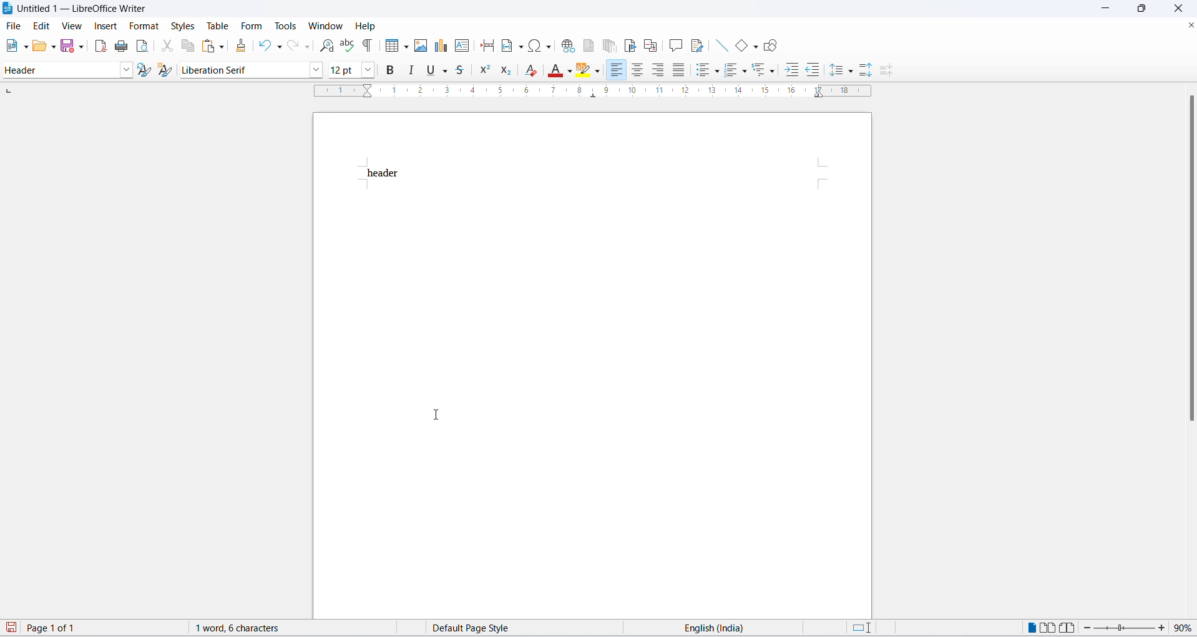 Image resolution: width=1197 pixels, height=637 pixels. Describe the element at coordinates (383, 173) in the screenshot. I see `header text` at that location.